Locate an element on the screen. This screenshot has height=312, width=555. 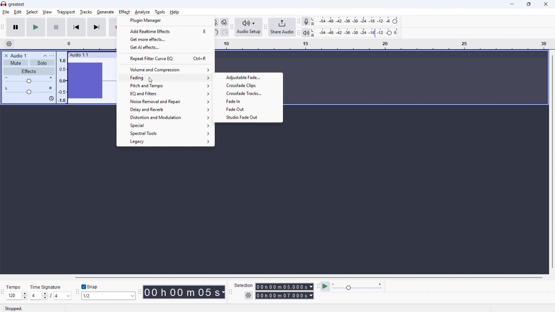
Horizontal scroll bar  is located at coordinates (308, 278).